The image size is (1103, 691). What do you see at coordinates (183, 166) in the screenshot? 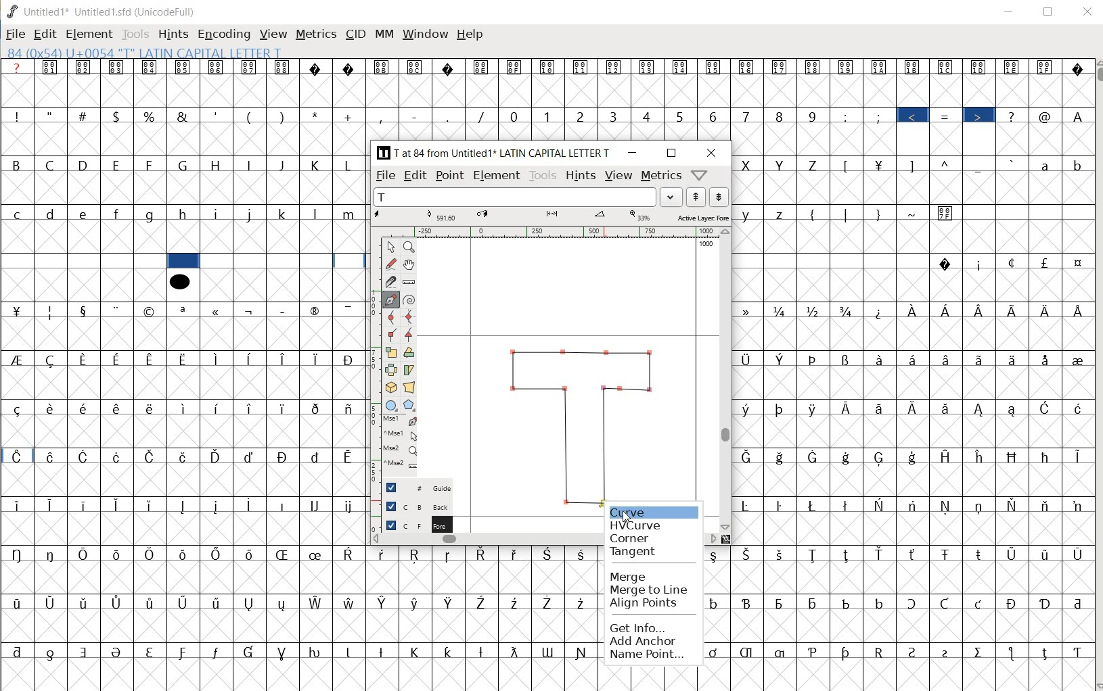
I see `G` at bounding box center [183, 166].